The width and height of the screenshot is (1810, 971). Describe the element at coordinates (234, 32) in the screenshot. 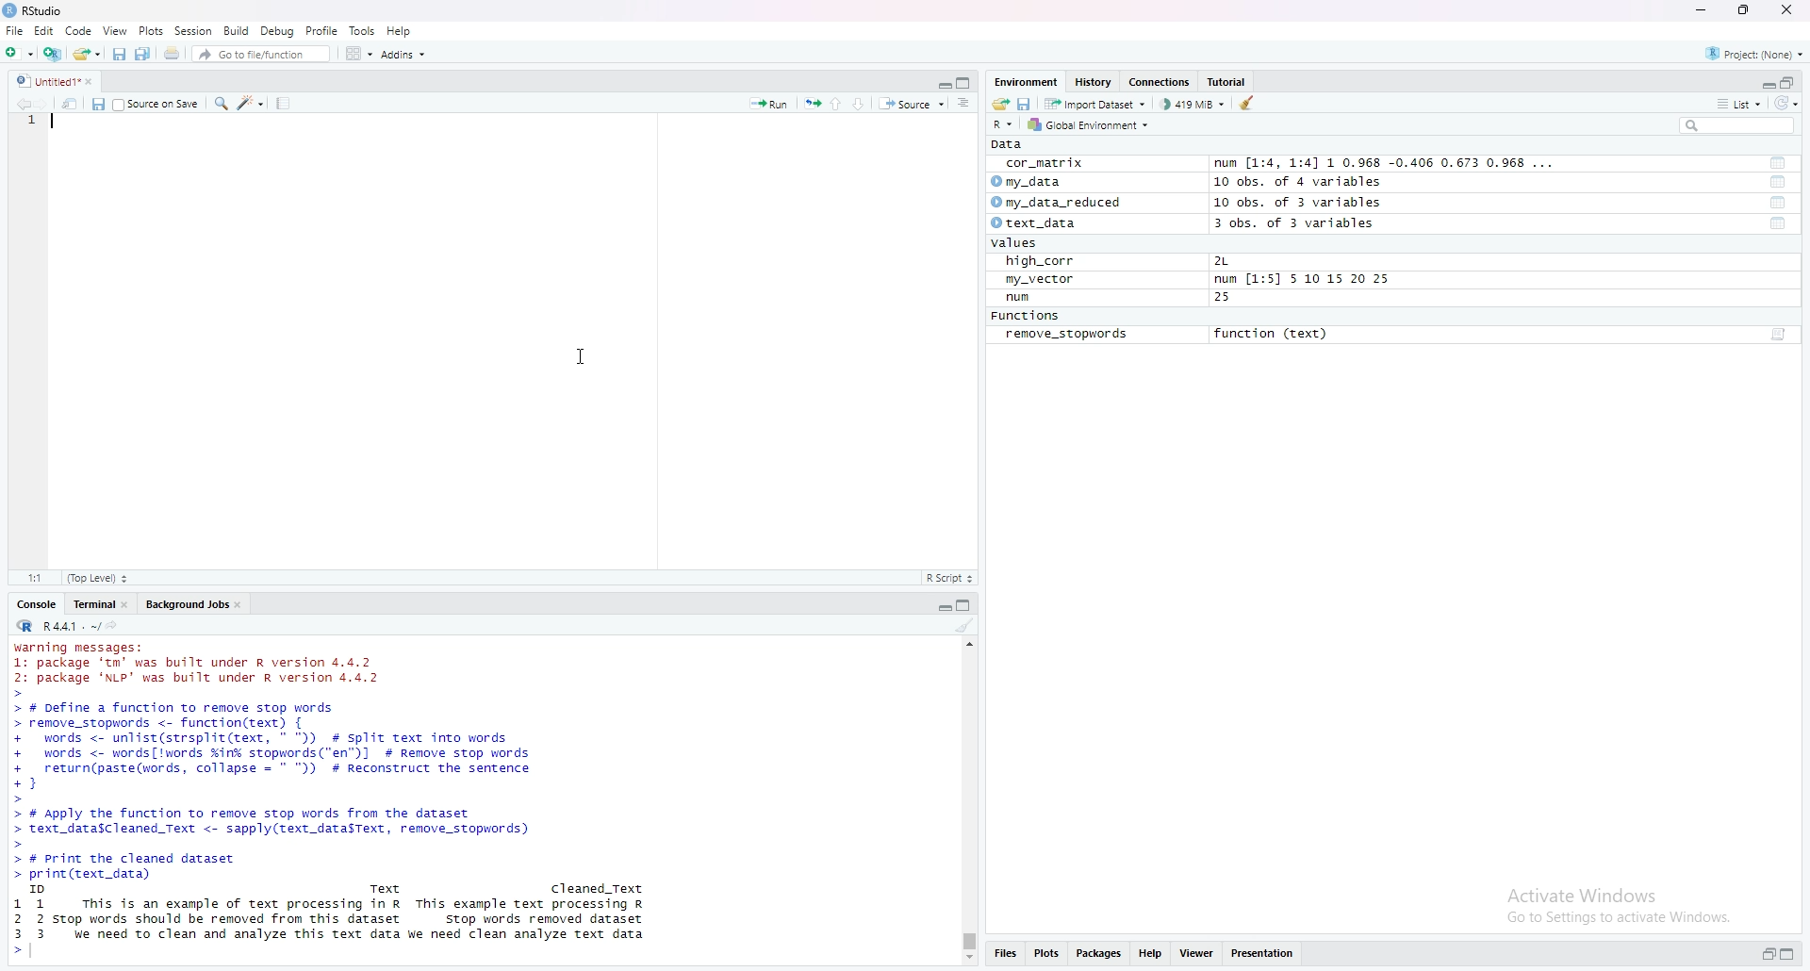

I see `Build` at that location.